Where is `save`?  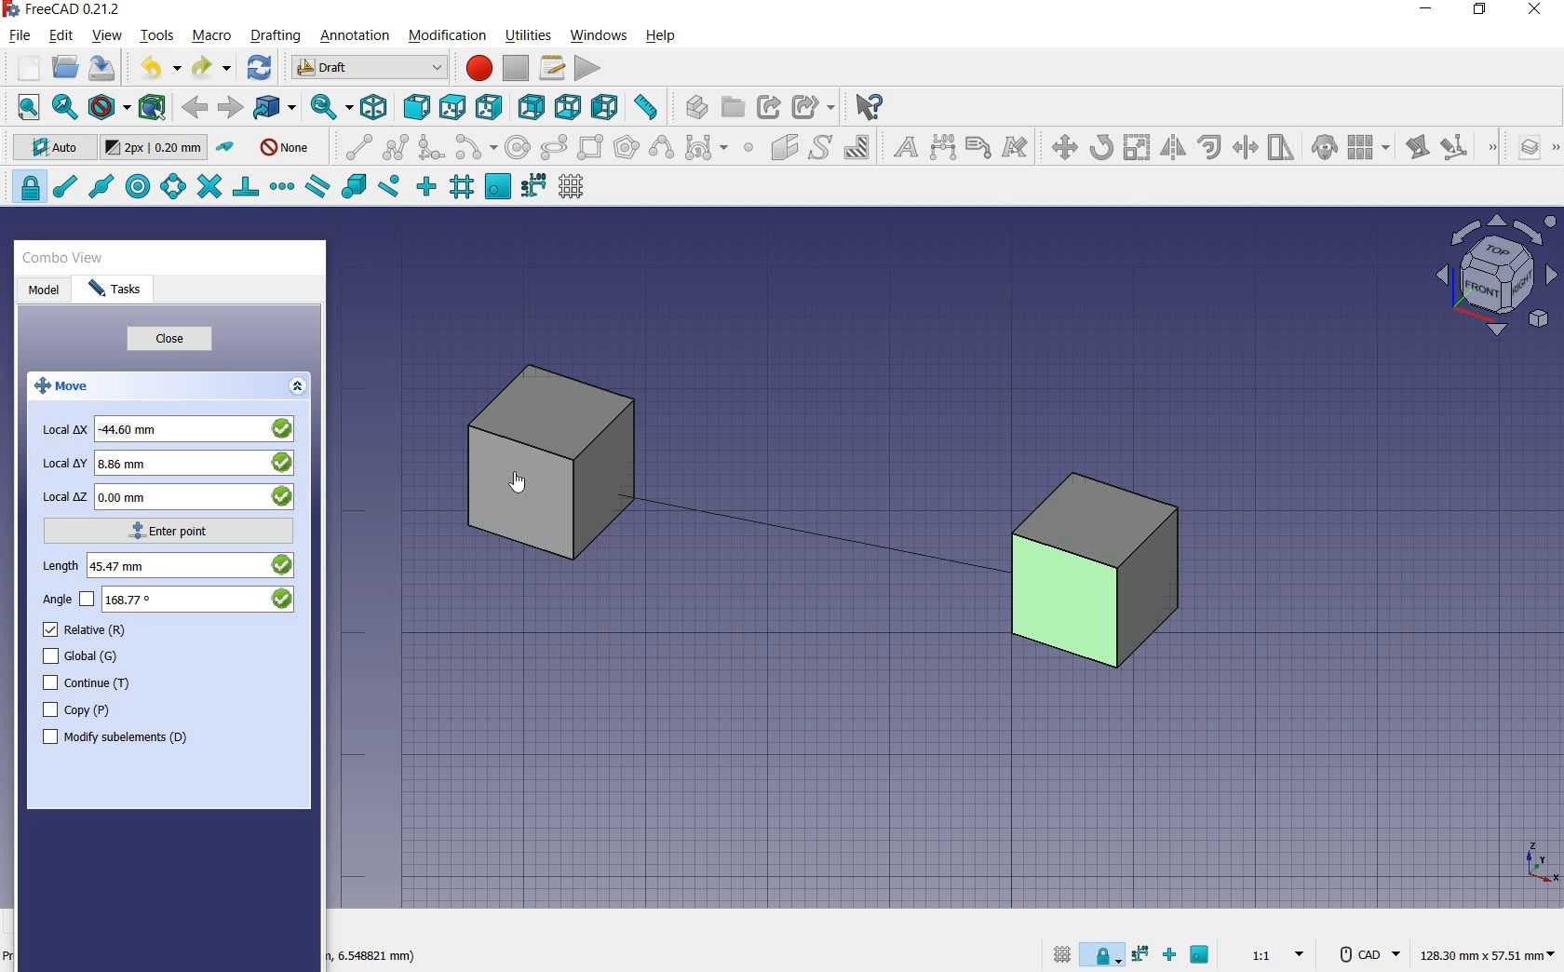 save is located at coordinates (102, 70).